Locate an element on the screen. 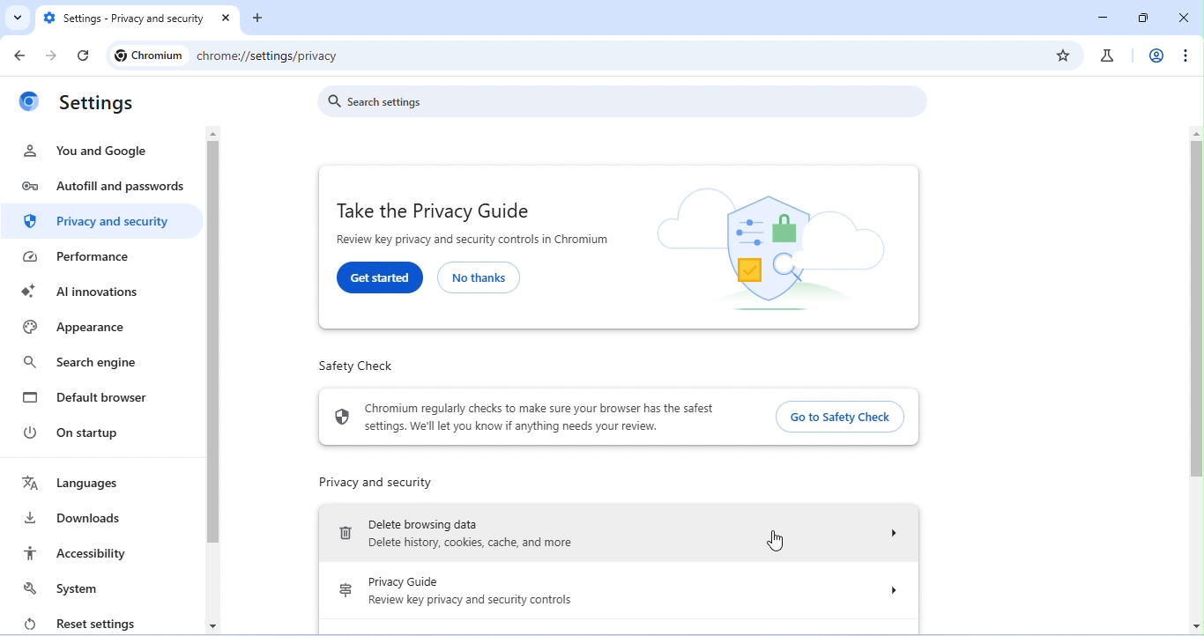  on startup is located at coordinates (81, 433).